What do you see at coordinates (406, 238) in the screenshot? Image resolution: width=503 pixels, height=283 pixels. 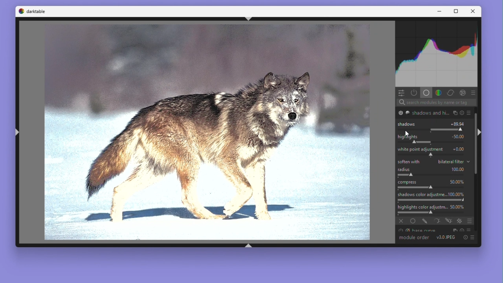 I see `Module order` at bounding box center [406, 238].